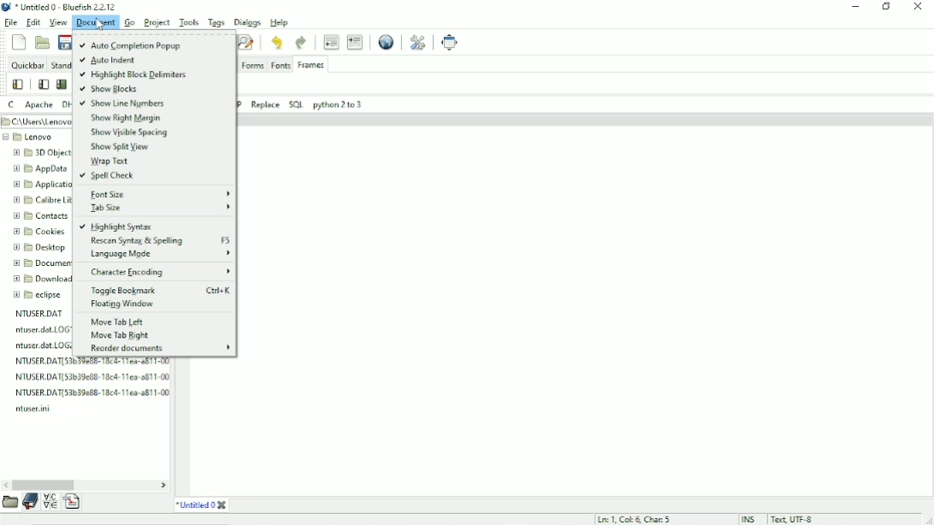 This screenshot has width=934, height=525. I want to click on Move tab right, so click(121, 336).